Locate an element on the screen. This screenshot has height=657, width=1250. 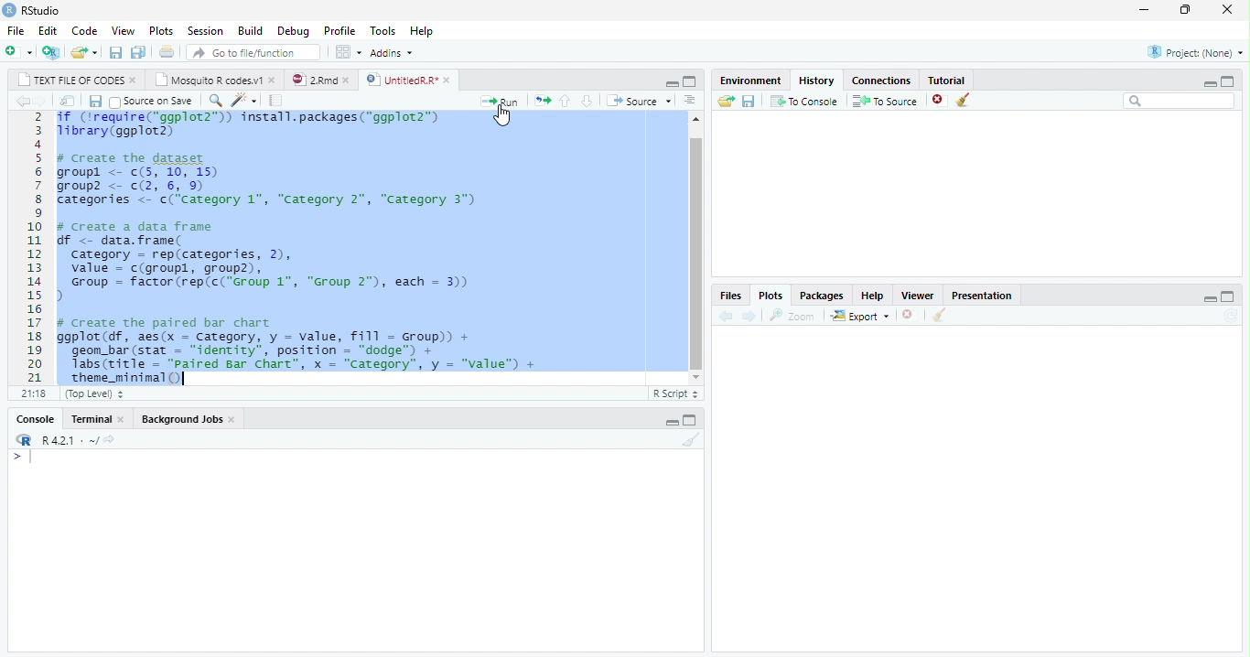
console is located at coordinates (35, 419).